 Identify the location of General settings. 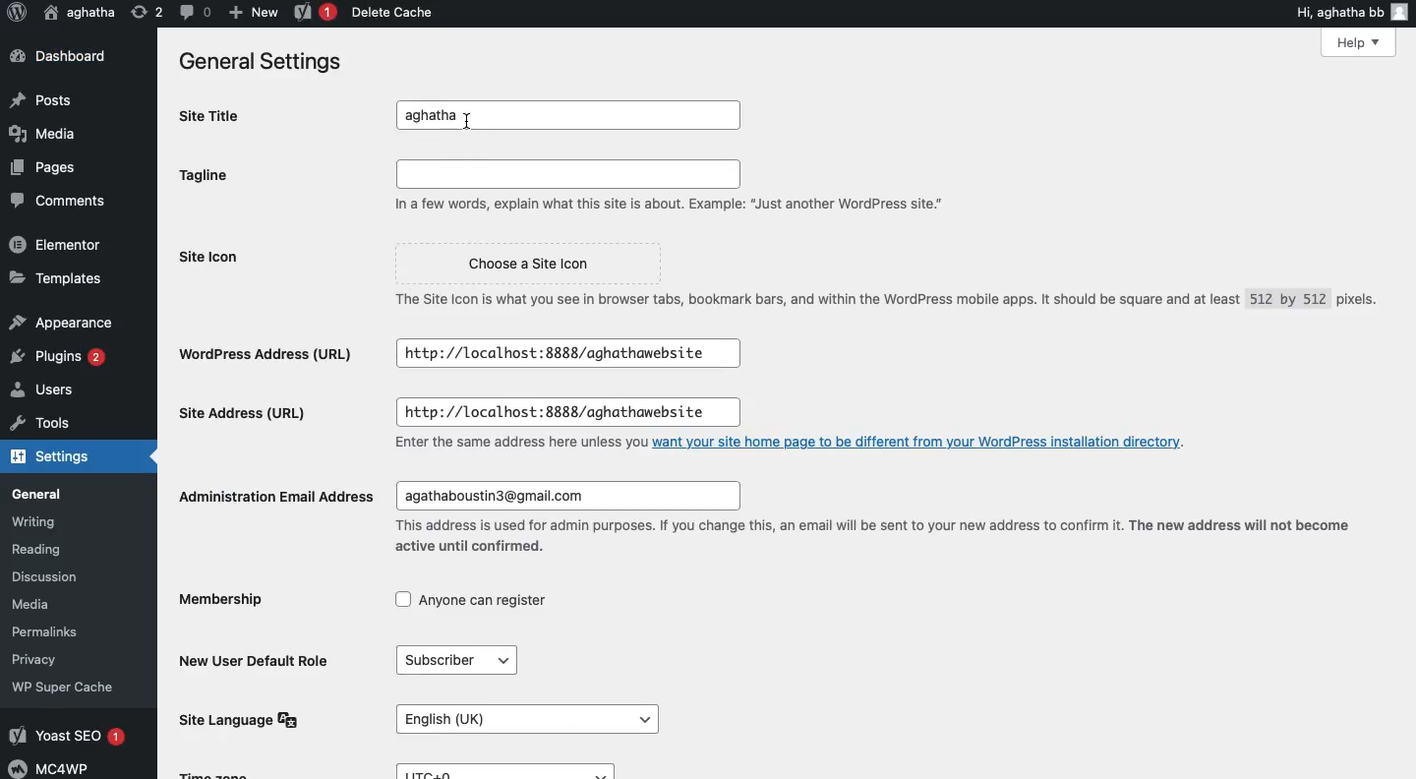
(270, 66).